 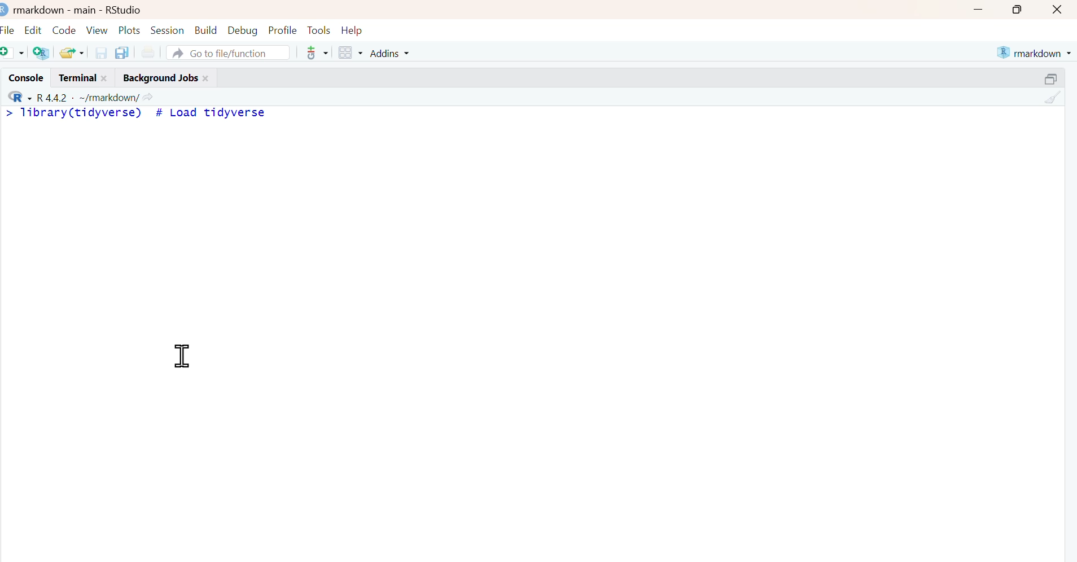 What do you see at coordinates (392, 53) in the screenshot?
I see `Addins` at bounding box center [392, 53].